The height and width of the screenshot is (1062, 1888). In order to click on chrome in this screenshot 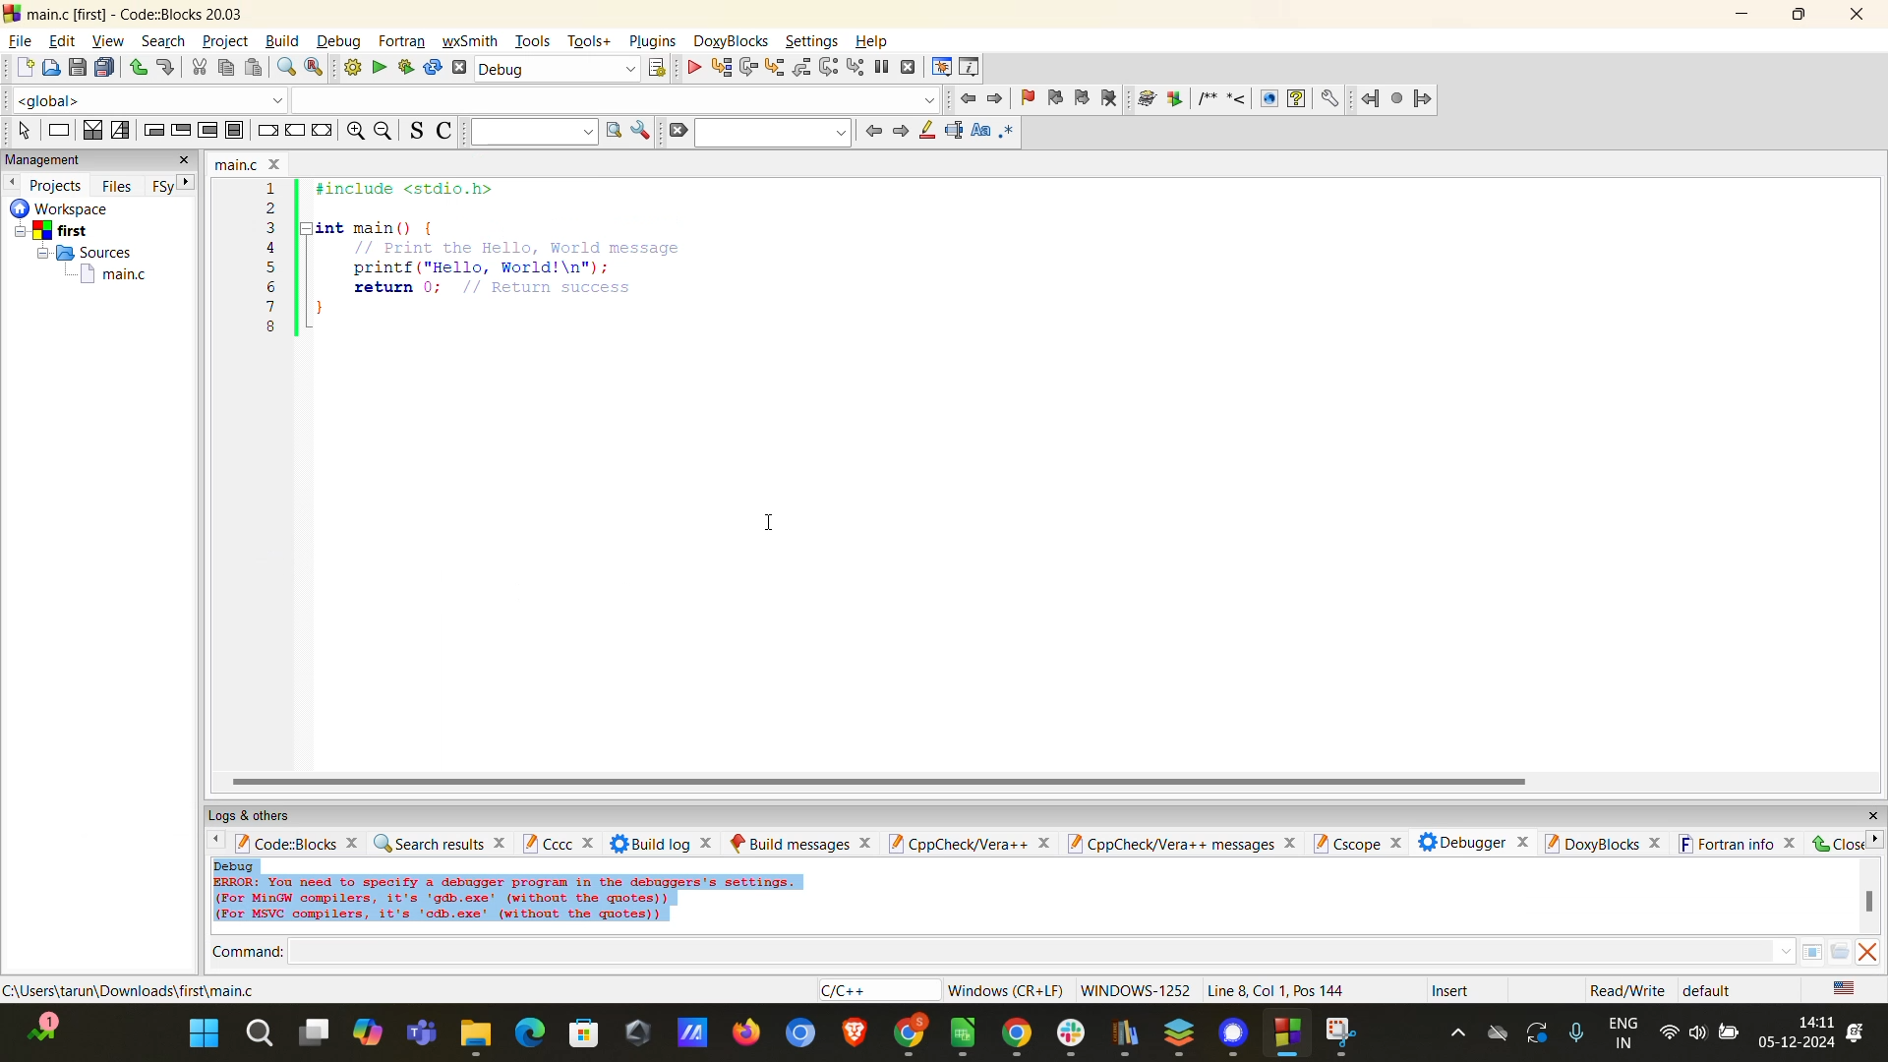, I will do `click(1017, 1037)`.